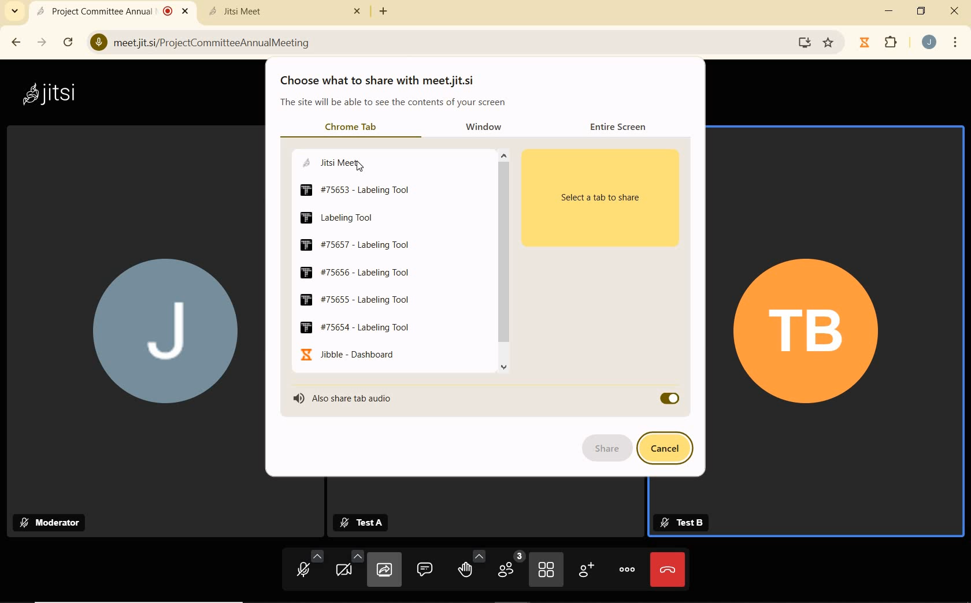 The width and height of the screenshot is (971, 603). What do you see at coordinates (353, 271) in the screenshot?
I see `#75656 - Labeling Tool` at bounding box center [353, 271].